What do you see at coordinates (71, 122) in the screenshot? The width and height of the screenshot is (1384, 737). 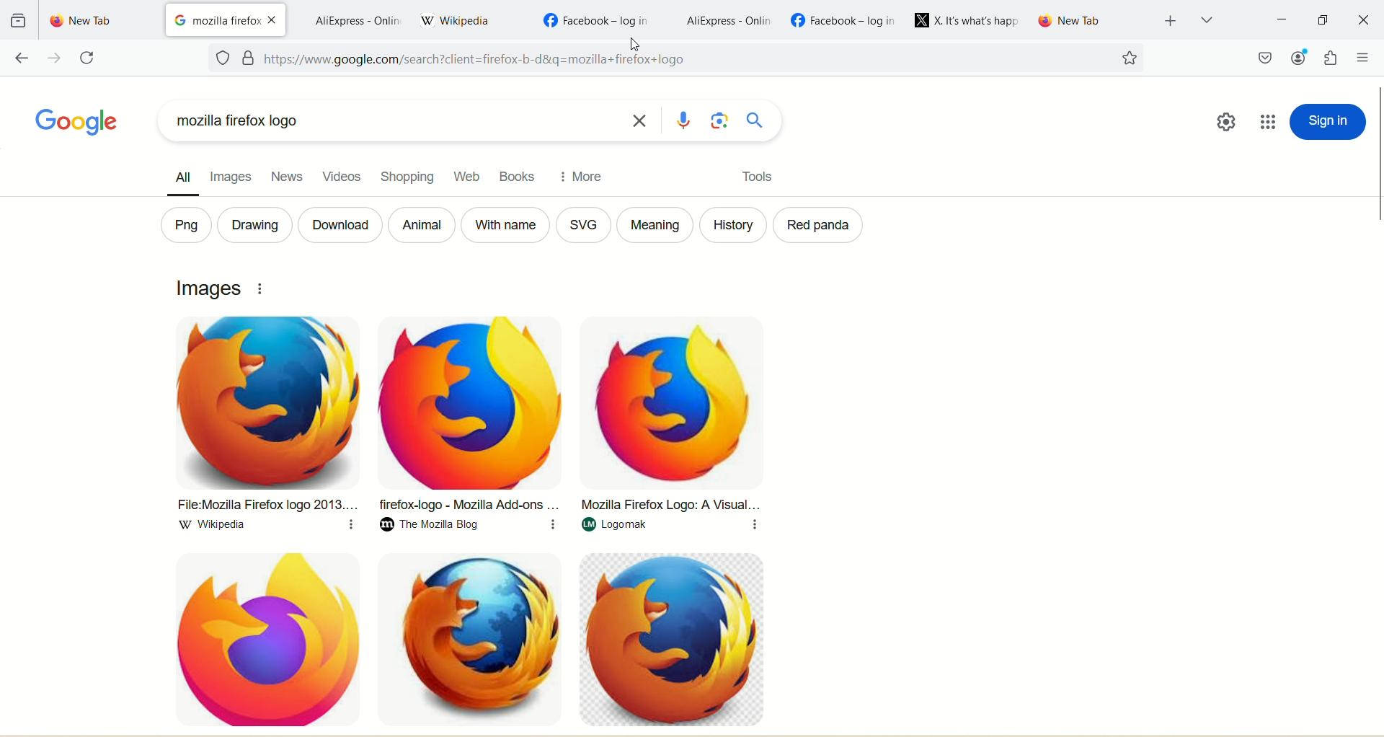 I see `google` at bounding box center [71, 122].